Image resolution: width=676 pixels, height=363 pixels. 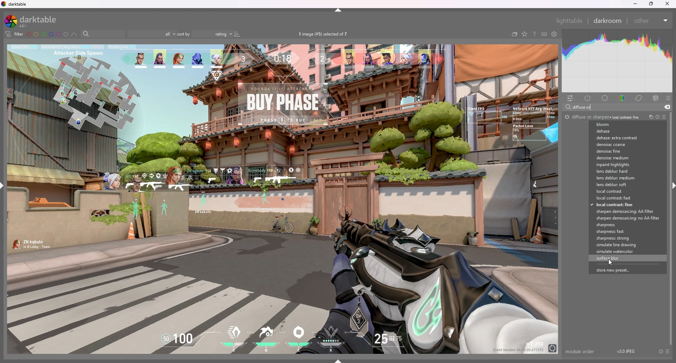 What do you see at coordinates (151, 34) in the screenshot?
I see `filter by rating` at bounding box center [151, 34].